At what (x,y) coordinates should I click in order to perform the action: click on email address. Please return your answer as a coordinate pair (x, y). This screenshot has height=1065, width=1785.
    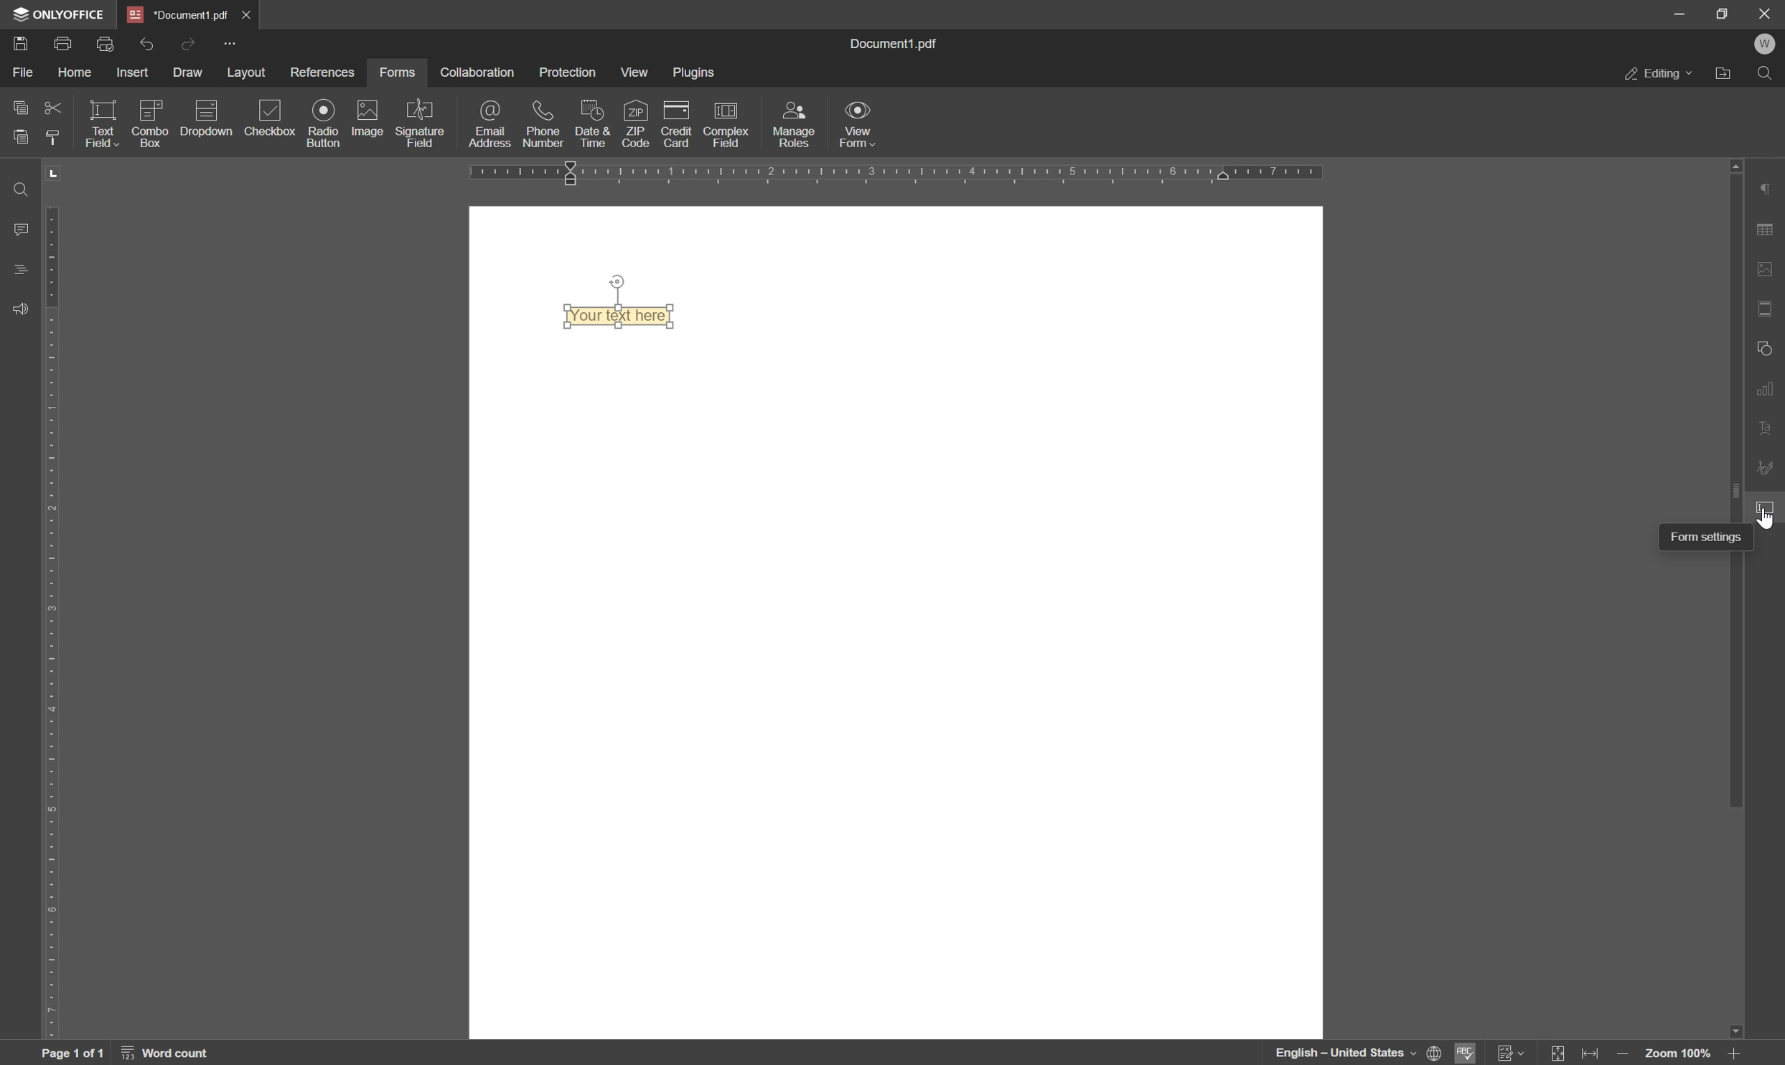
    Looking at the image, I should click on (487, 124).